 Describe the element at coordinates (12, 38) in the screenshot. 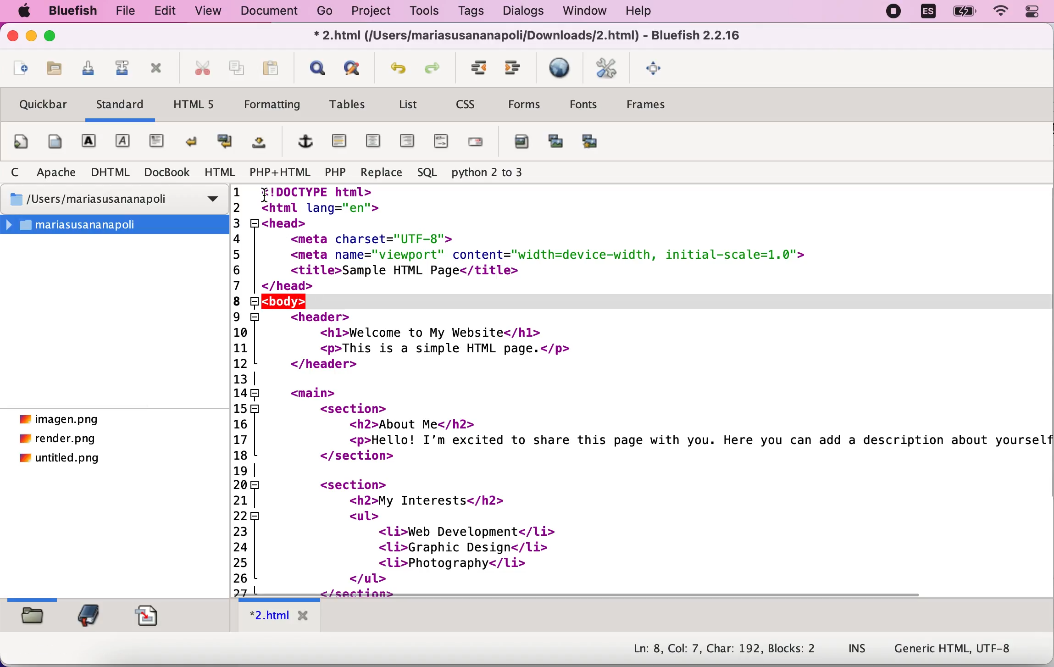

I see `close` at that location.